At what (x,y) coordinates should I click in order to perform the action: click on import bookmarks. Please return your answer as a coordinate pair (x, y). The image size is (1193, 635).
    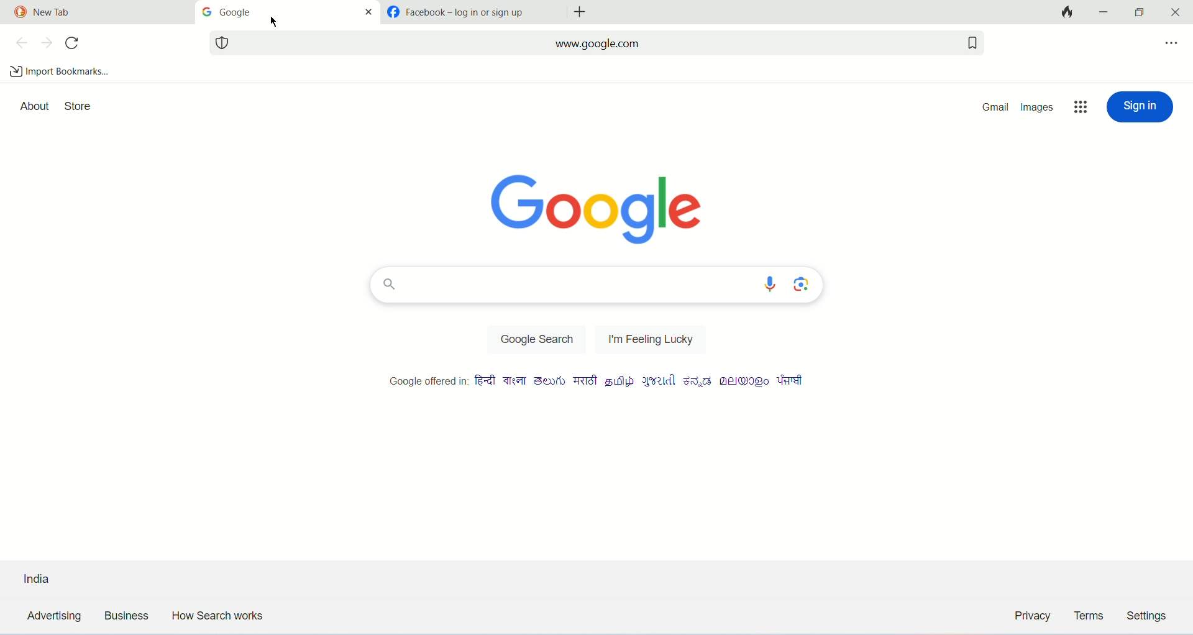
    Looking at the image, I should click on (58, 71).